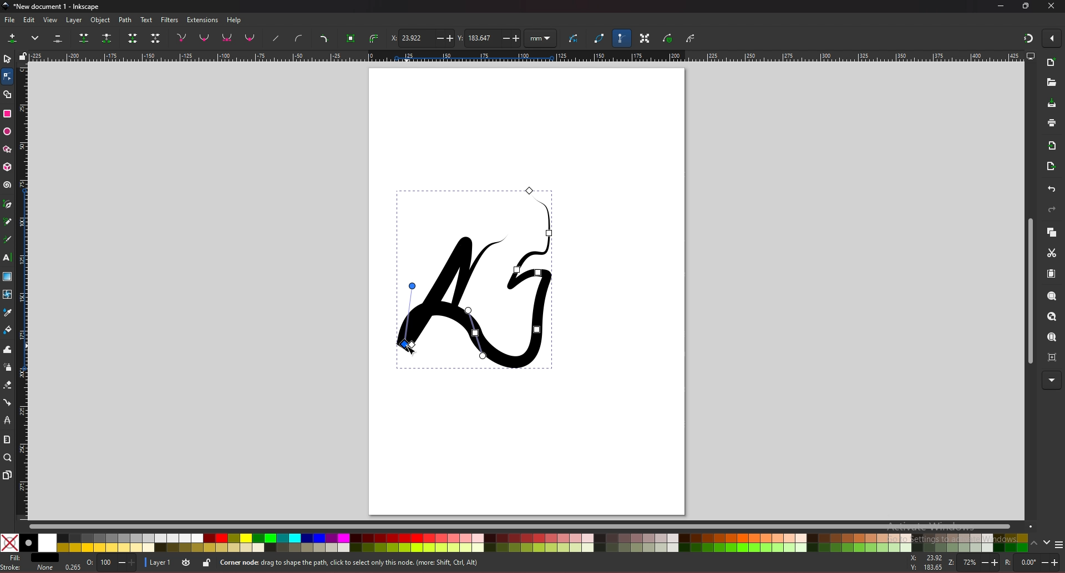 The height and width of the screenshot is (573, 1065). Describe the element at coordinates (181, 37) in the screenshot. I see `node corner` at that location.